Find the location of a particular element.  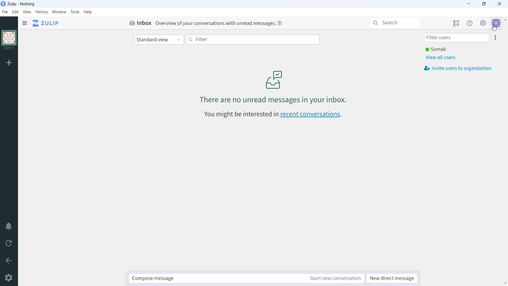

file is located at coordinates (5, 12).